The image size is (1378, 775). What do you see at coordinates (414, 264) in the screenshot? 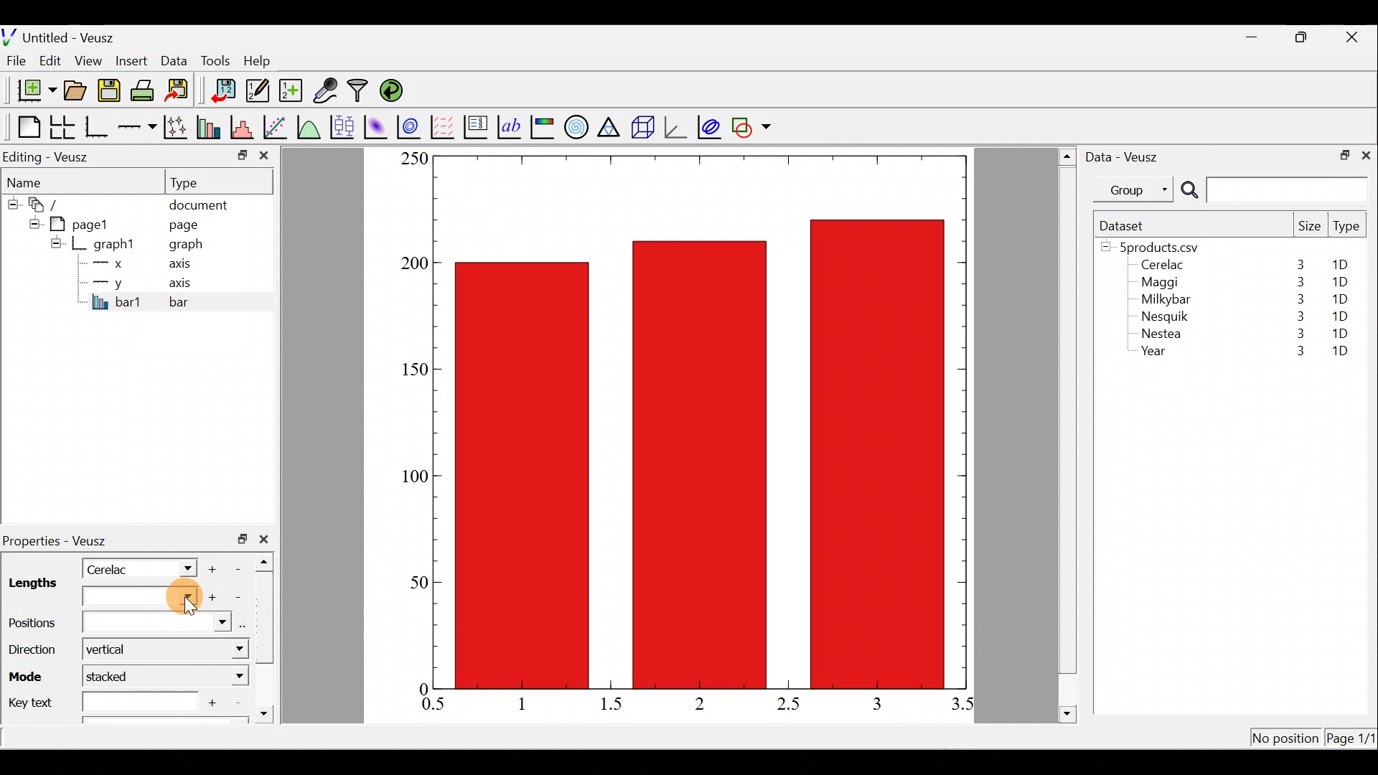
I see `200` at bounding box center [414, 264].